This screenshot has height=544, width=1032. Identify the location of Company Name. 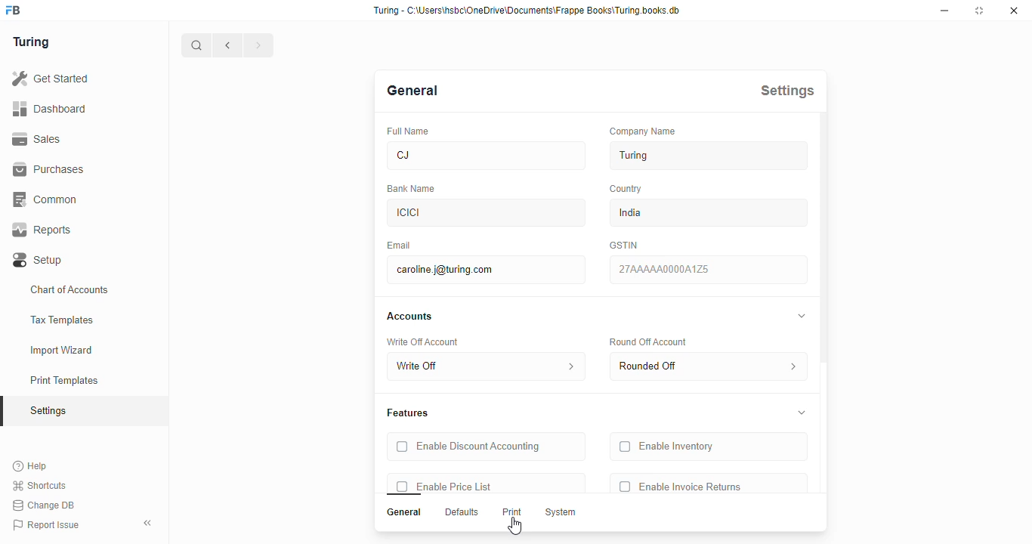
(643, 131).